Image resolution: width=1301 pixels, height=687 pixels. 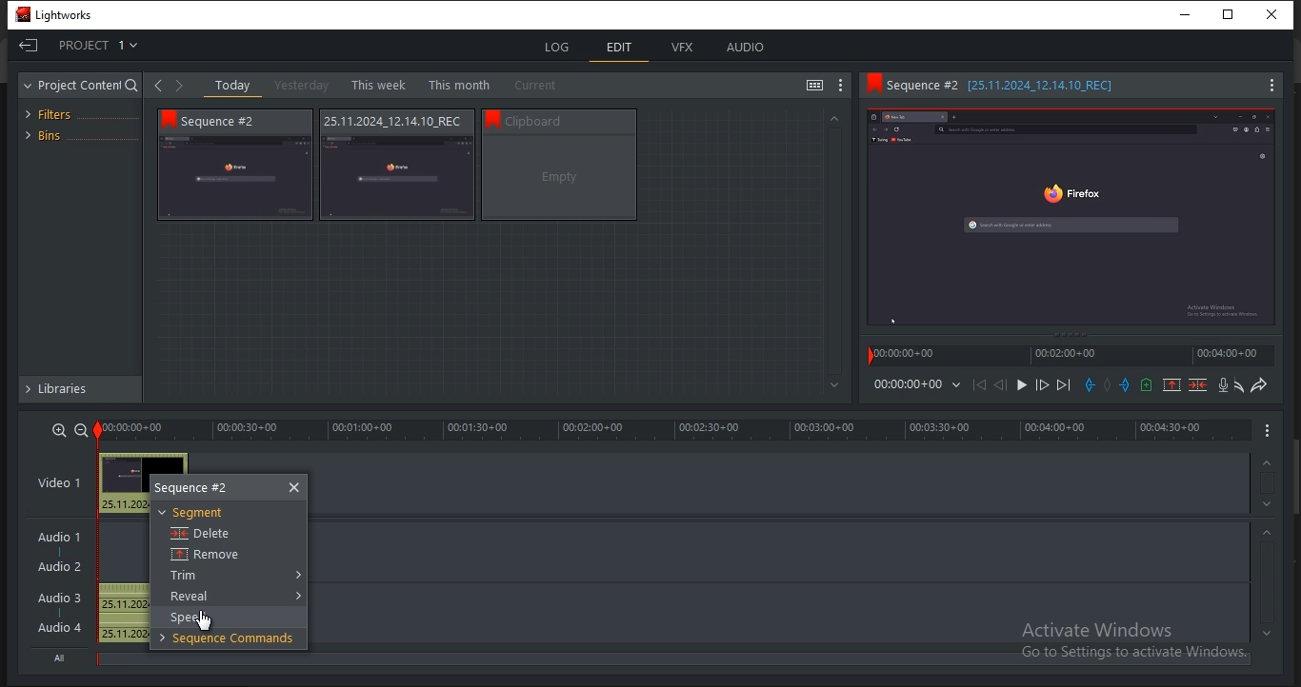 What do you see at coordinates (86, 47) in the screenshot?
I see `project 1` at bounding box center [86, 47].